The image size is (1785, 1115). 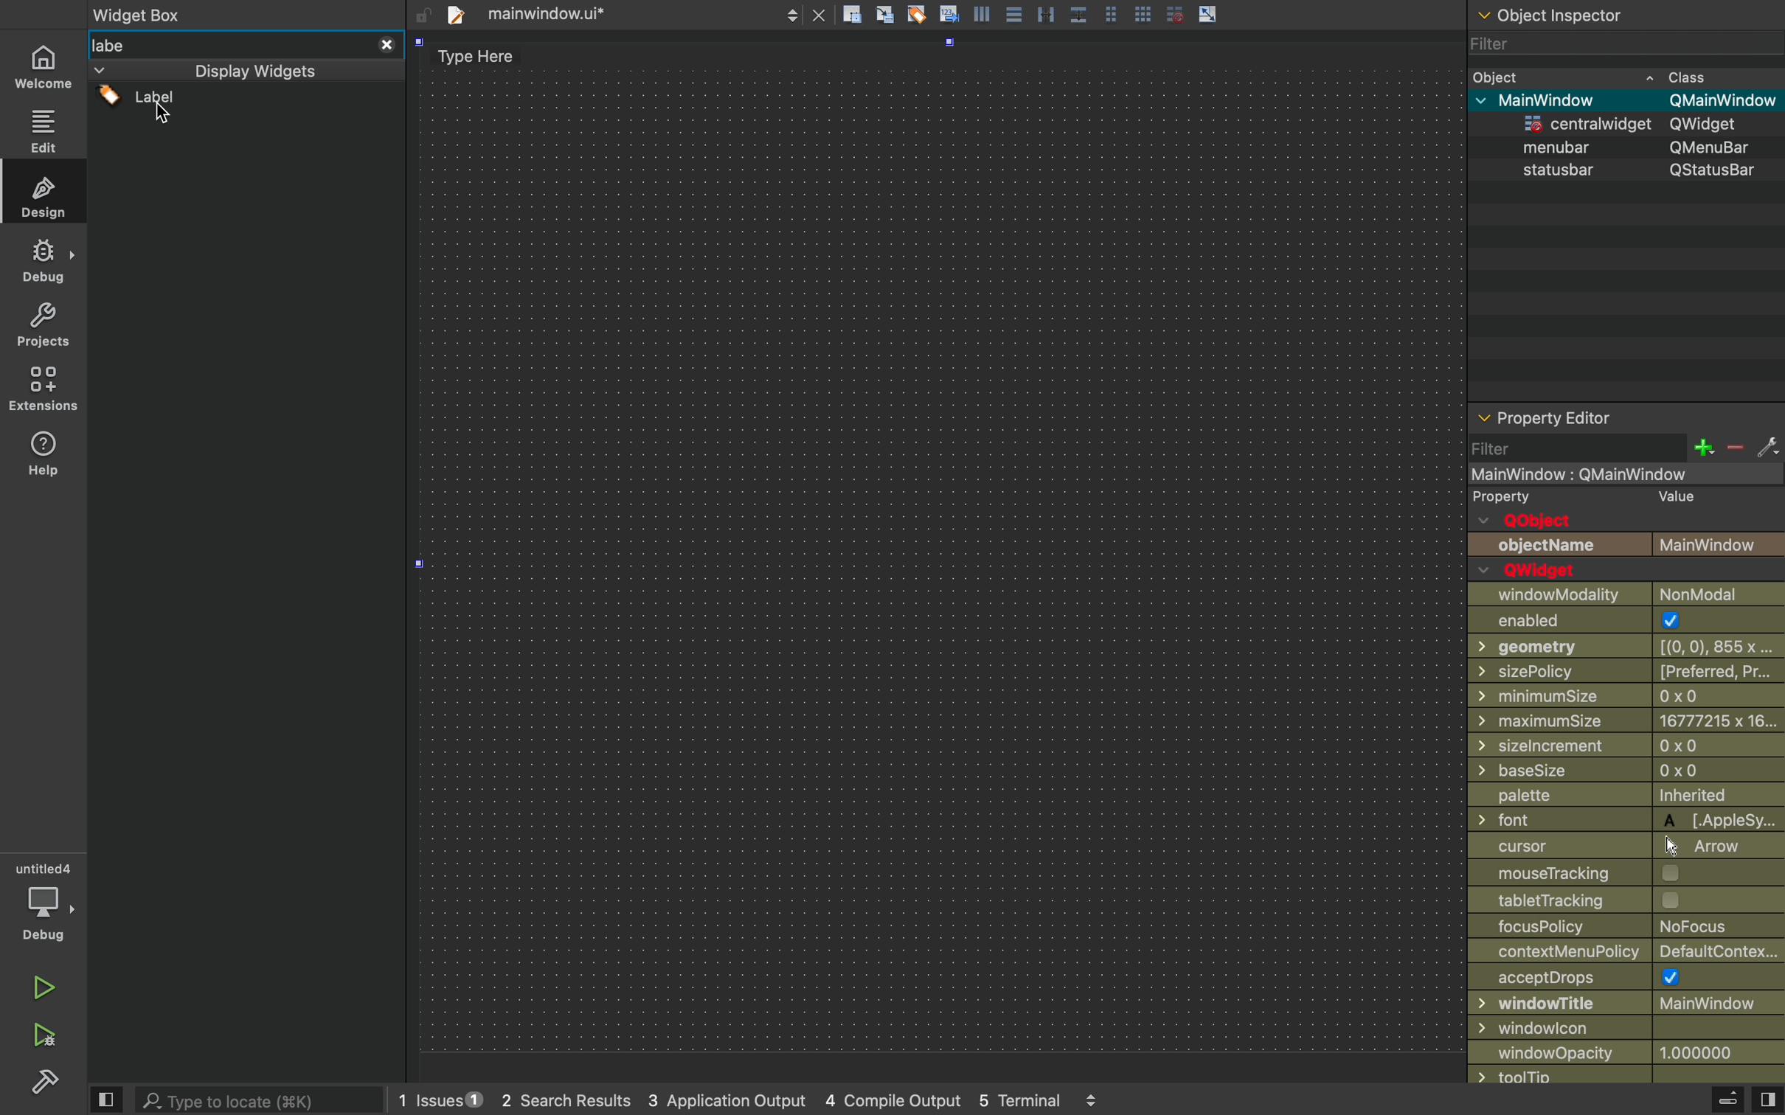 What do you see at coordinates (1711, 1100) in the screenshot?
I see `debug menu` at bounding box center [1711, 1100].